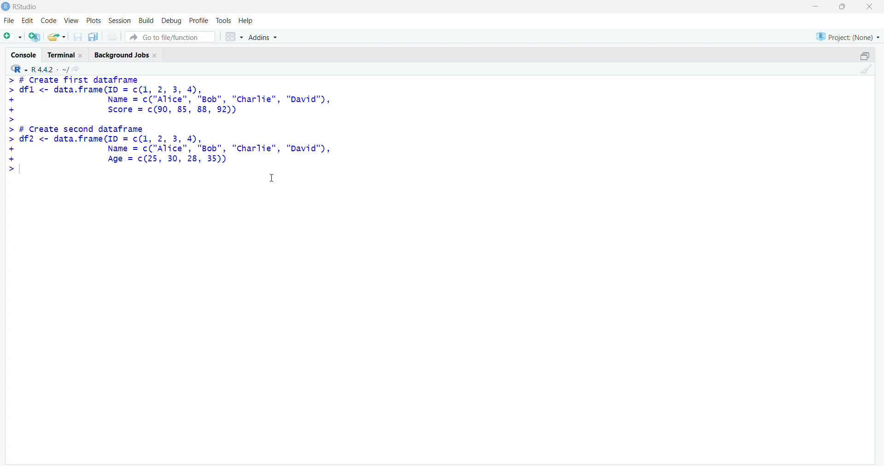 This screenshot has width=884, height=466. What do you see at coordinates (866, 56) in the screenshot?
I see `open in separate window` at bounding box center [866, 56].